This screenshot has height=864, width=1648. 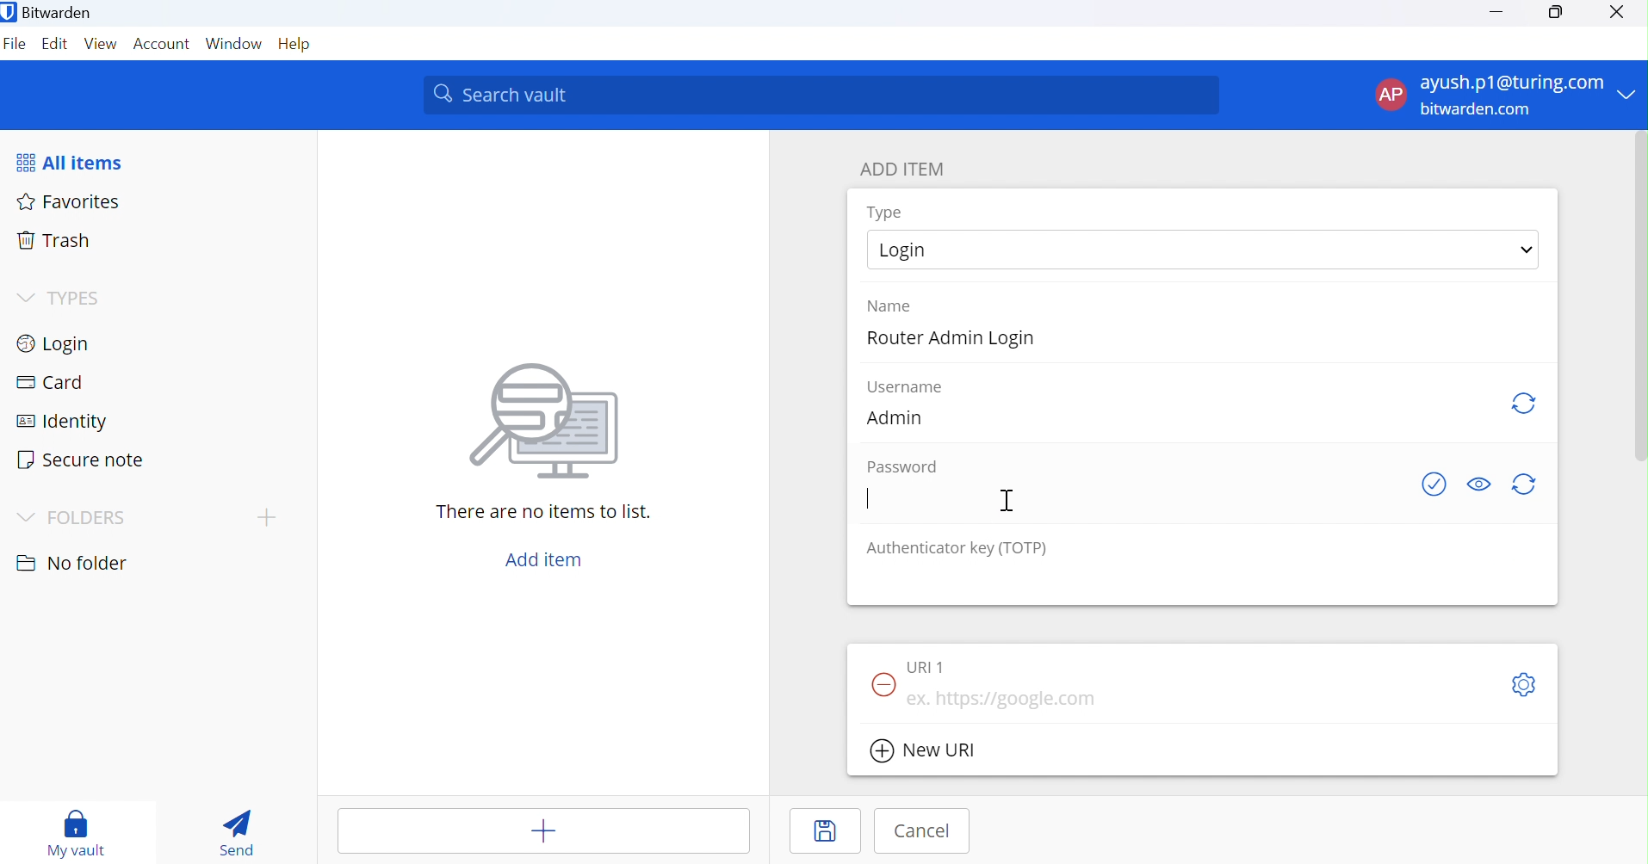 What do you see at coordinates (885, 212) in the screenshot?
I see `Type` at bounding box center [885, 212].